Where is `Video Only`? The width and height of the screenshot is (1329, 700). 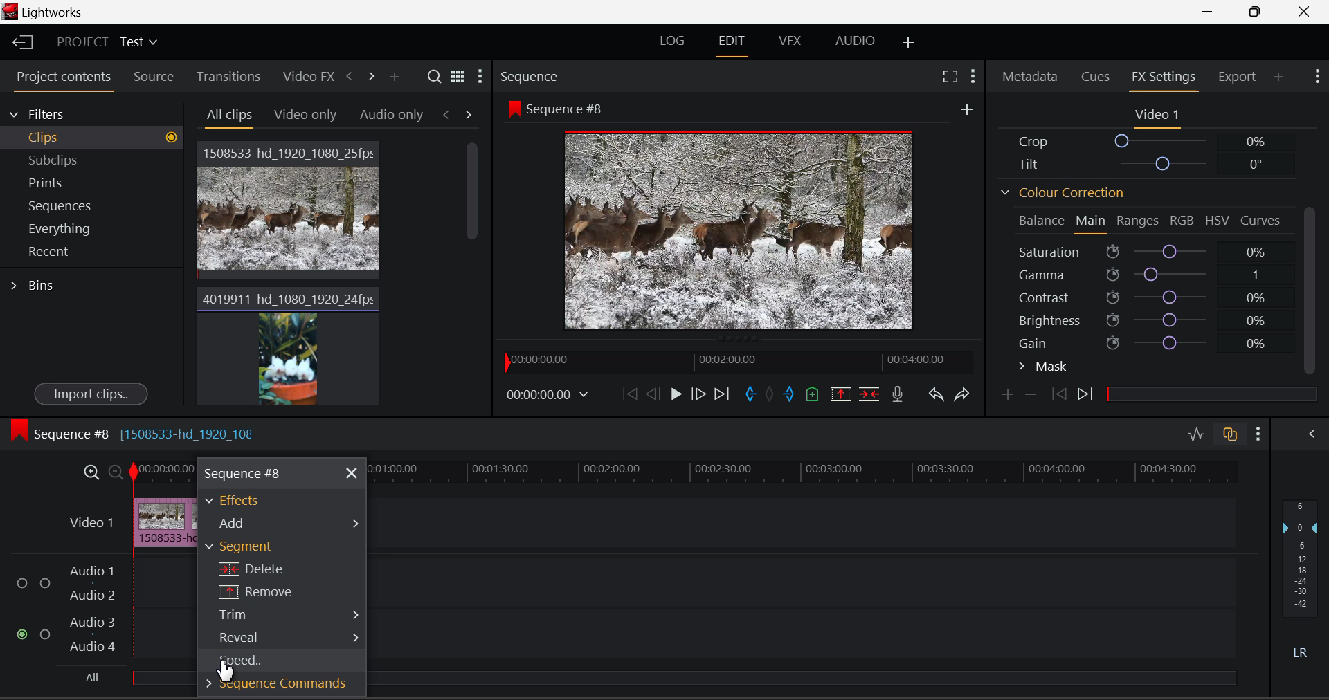
Video Only is located at coordinates (303, 112).